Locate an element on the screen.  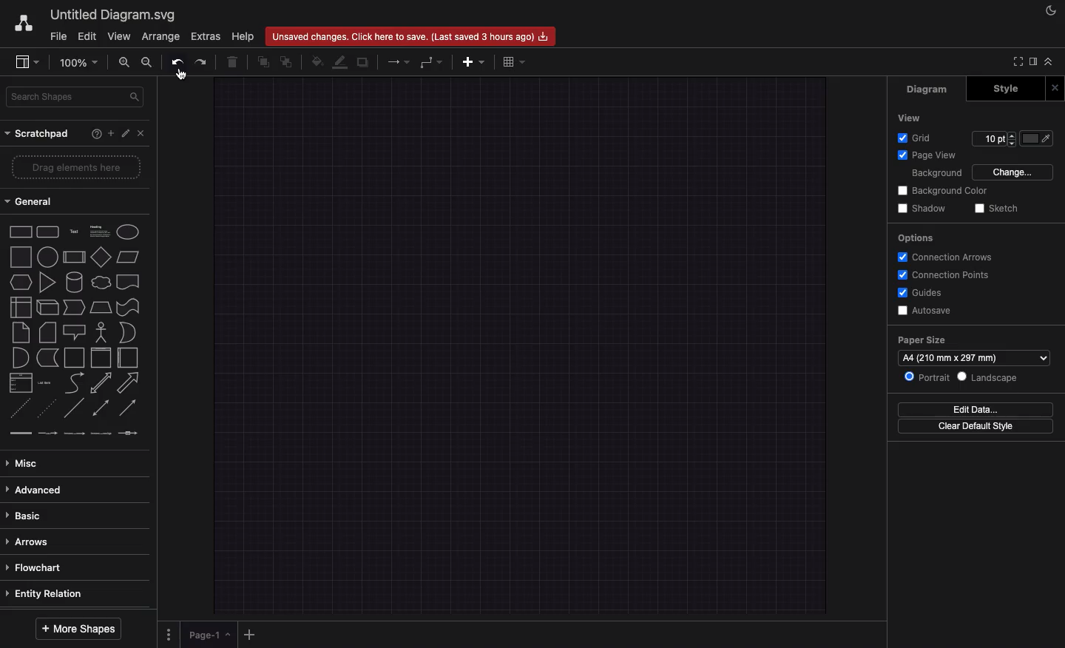
Close is located at coordinates (141, 132).